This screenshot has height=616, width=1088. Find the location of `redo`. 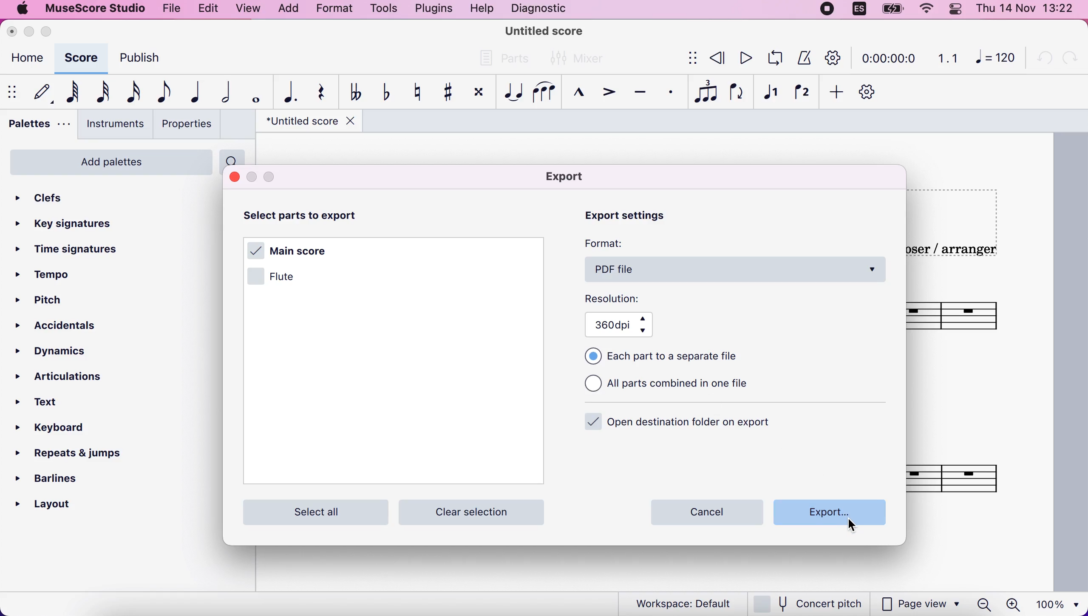

redo is located at coordinates (1070, 60).